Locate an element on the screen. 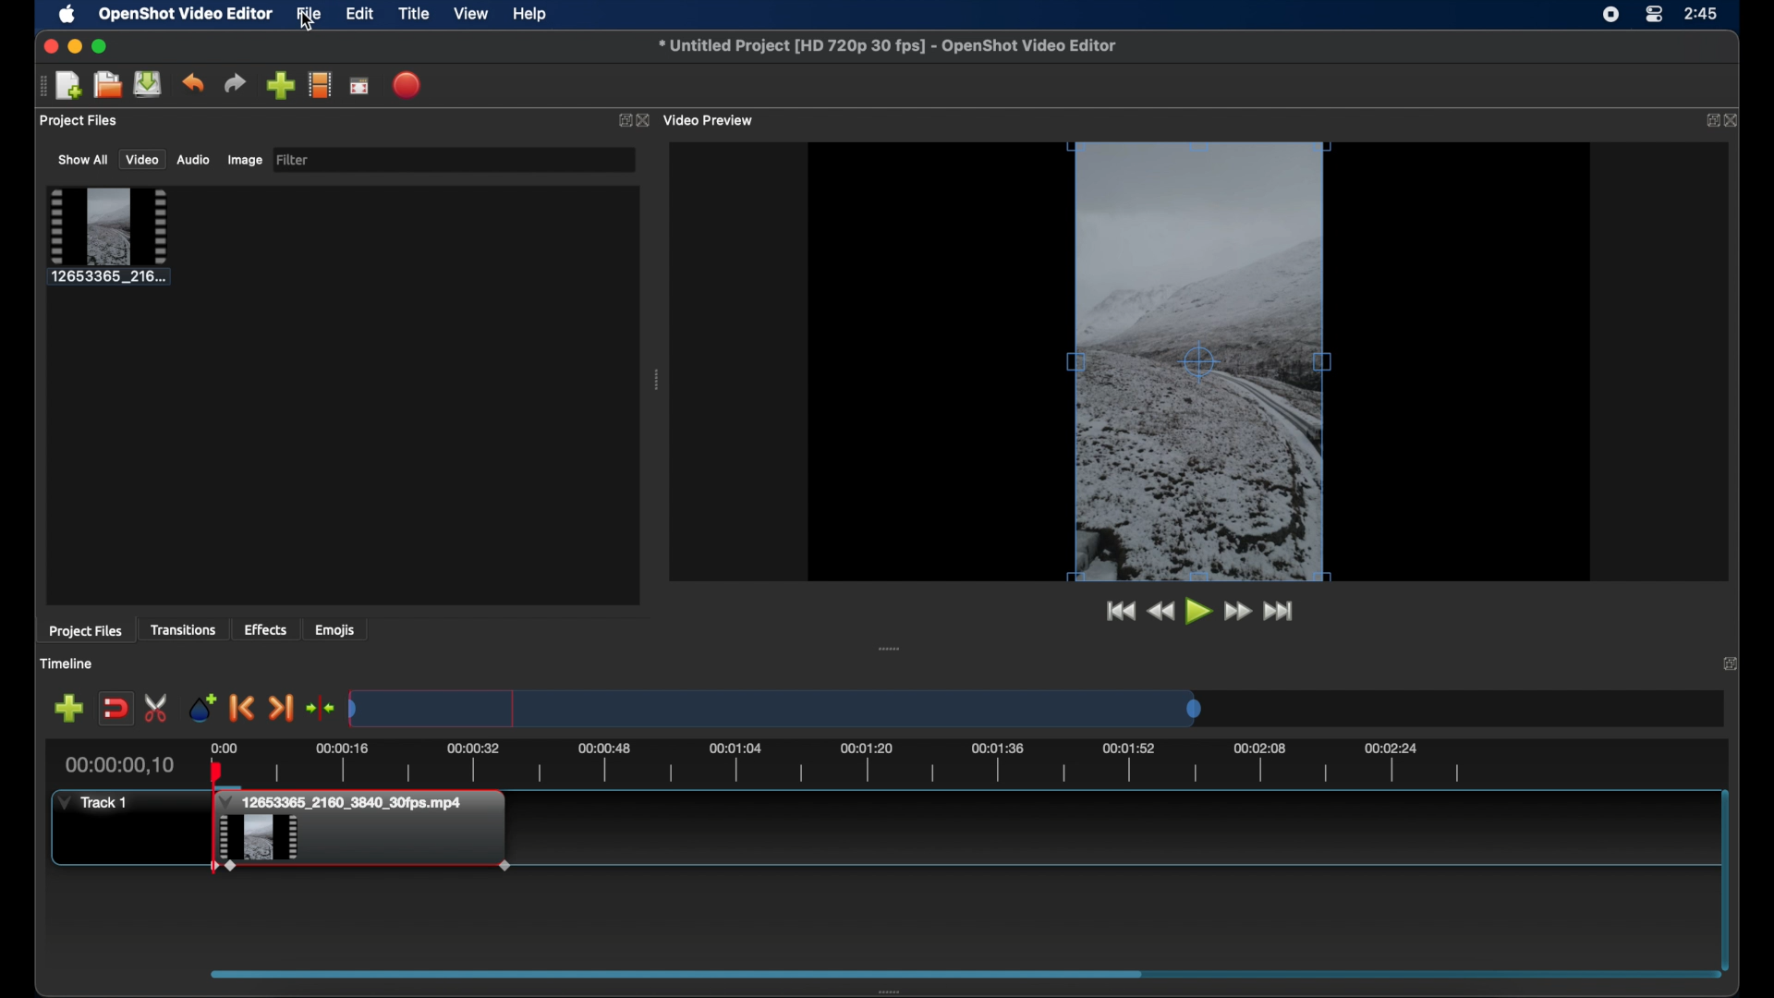 This screenshot has height=998, width=1774. clip is located at coordinates (362, 846).